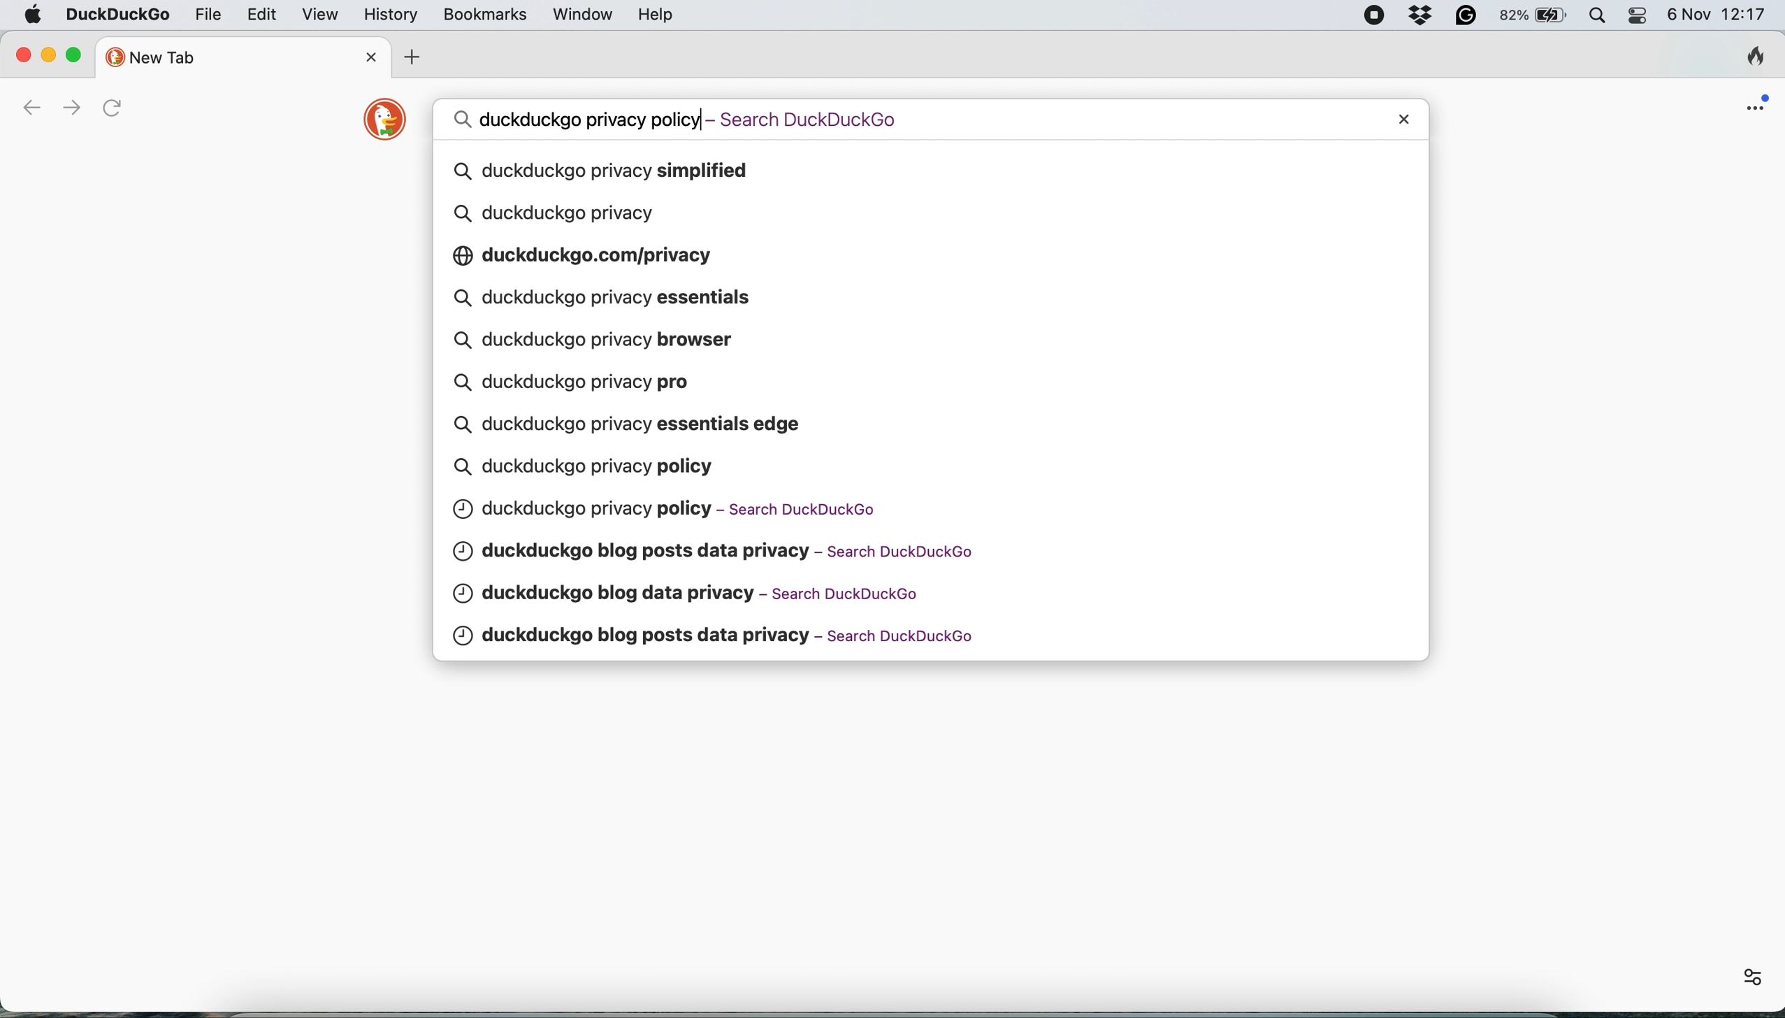  What do you see at coordinates (411, 57) in the screenshot?
I see `add new tab` at bounding box center [411, 57].